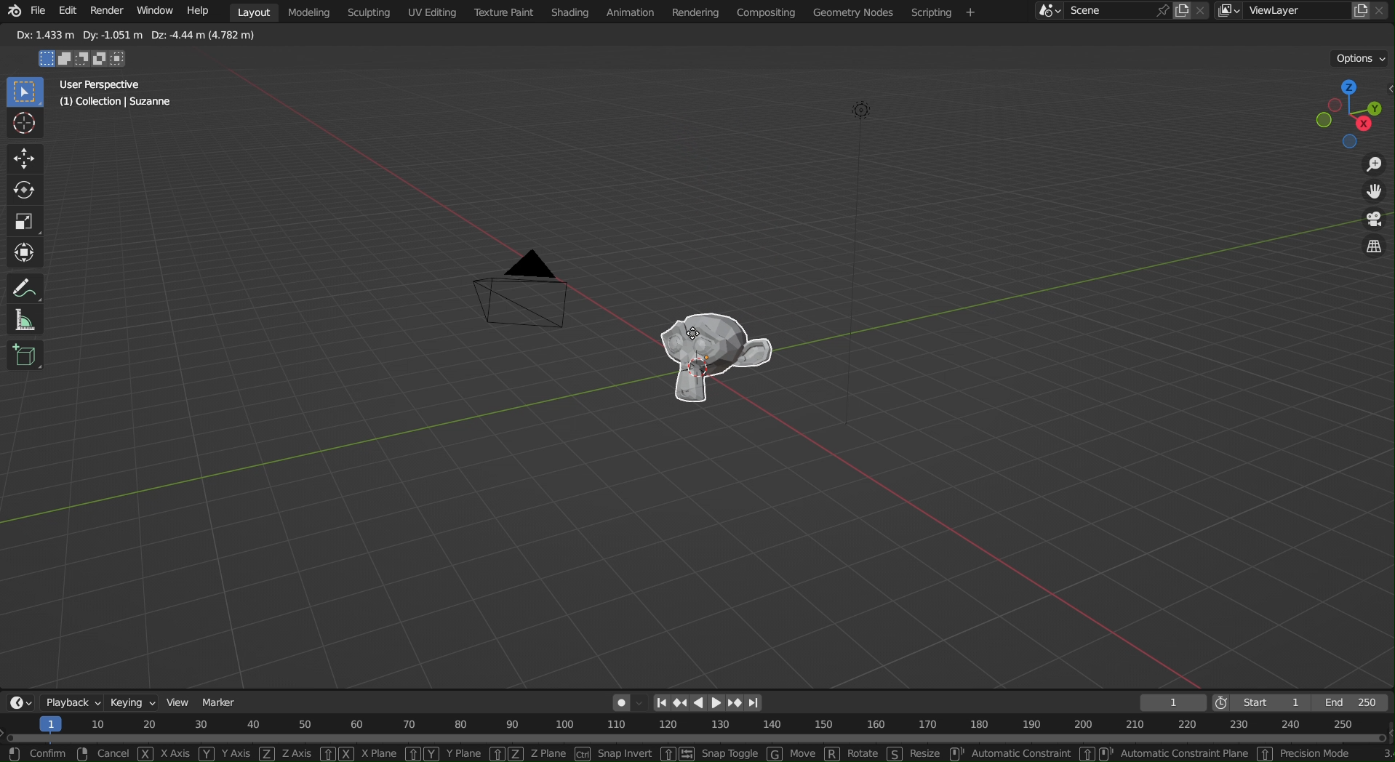  I want to click on left click, so click(15, 754).